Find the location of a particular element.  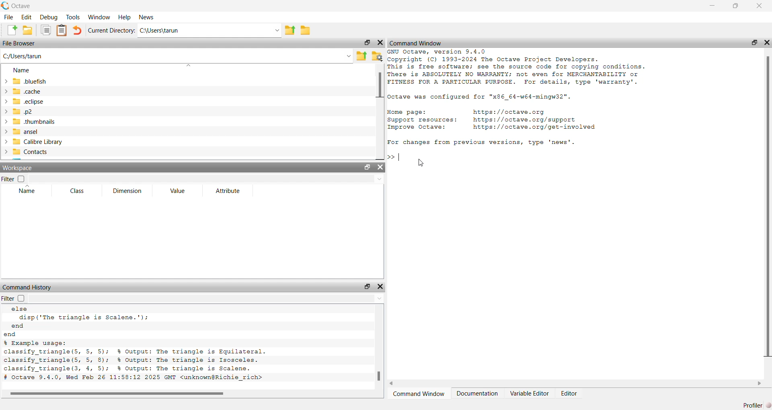

dimension is located at coordinates (127, 191).